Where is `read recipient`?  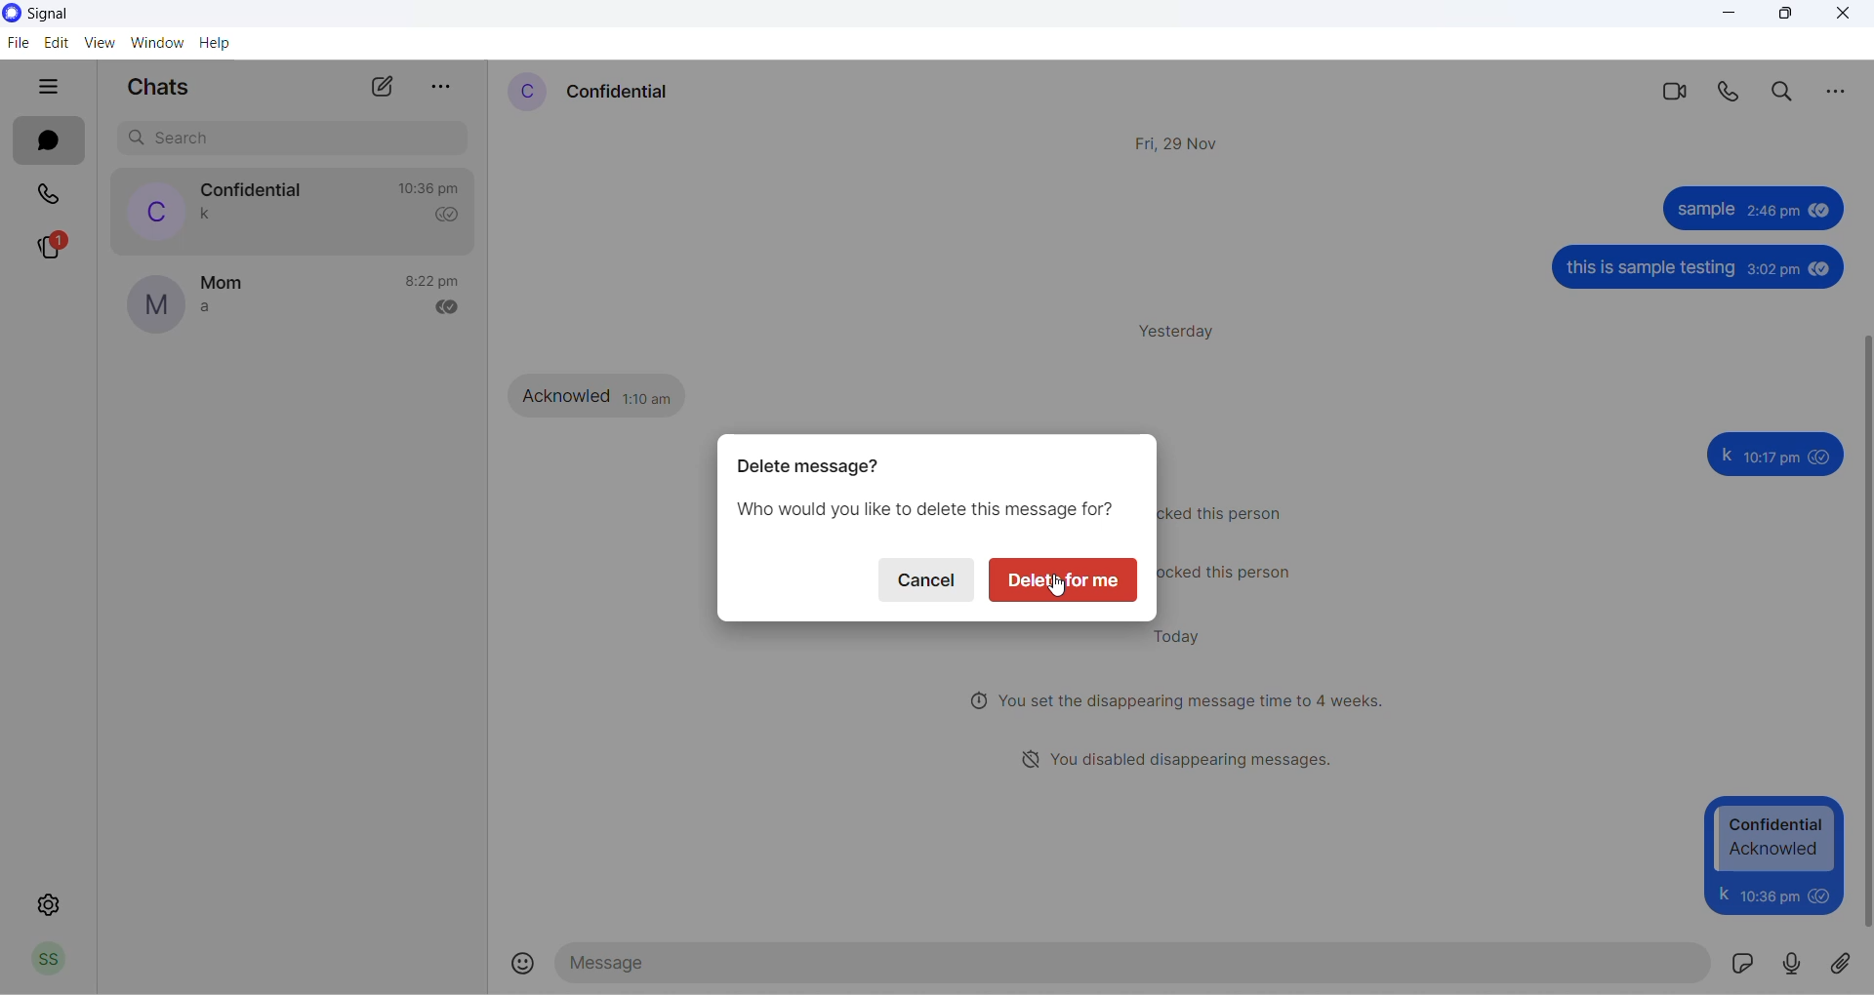
read recipient is located at coordinates (454, 310).